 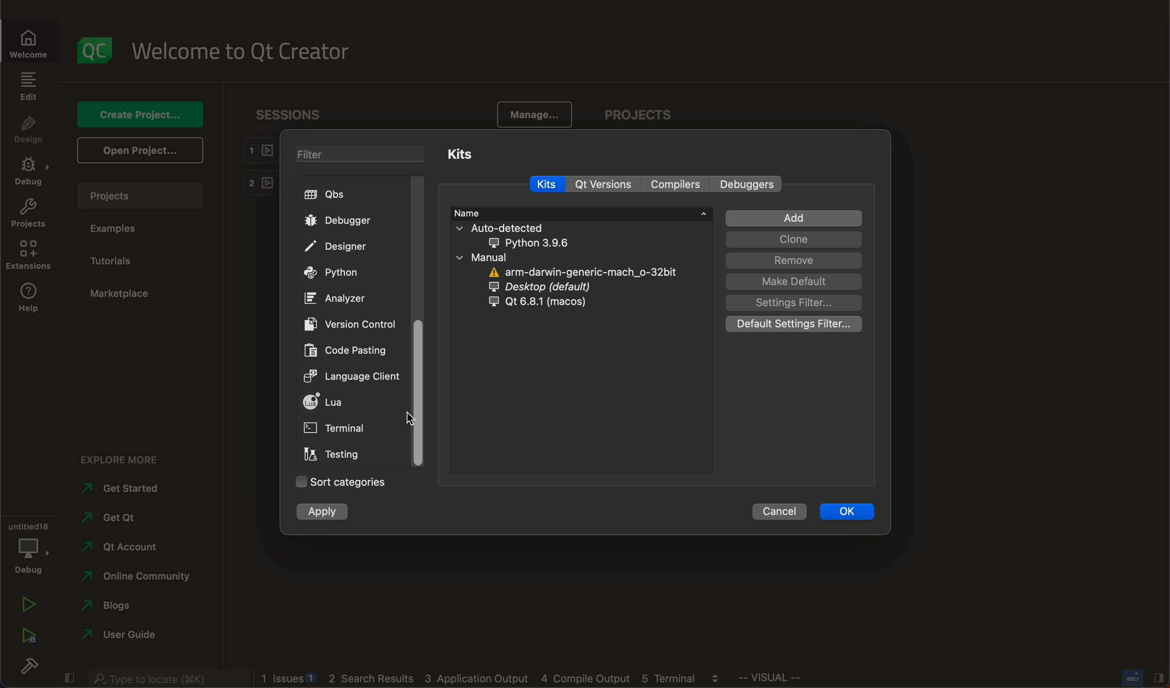 I want to click on get qt, so click(x=134, y=518).